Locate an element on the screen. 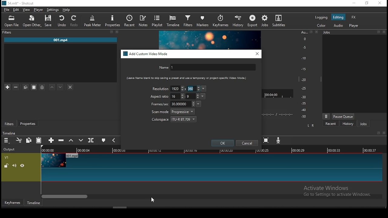 The width and height of the screenshot is (388, 218). -40 is located at coordinates (304, 110).